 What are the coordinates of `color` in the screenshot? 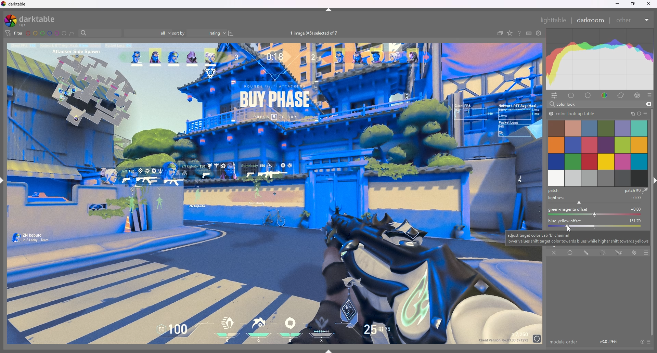 It's located at (605, 96).